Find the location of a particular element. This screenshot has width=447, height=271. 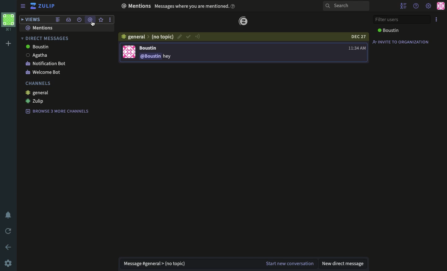

Boustin is located at coordinates (39, 47).